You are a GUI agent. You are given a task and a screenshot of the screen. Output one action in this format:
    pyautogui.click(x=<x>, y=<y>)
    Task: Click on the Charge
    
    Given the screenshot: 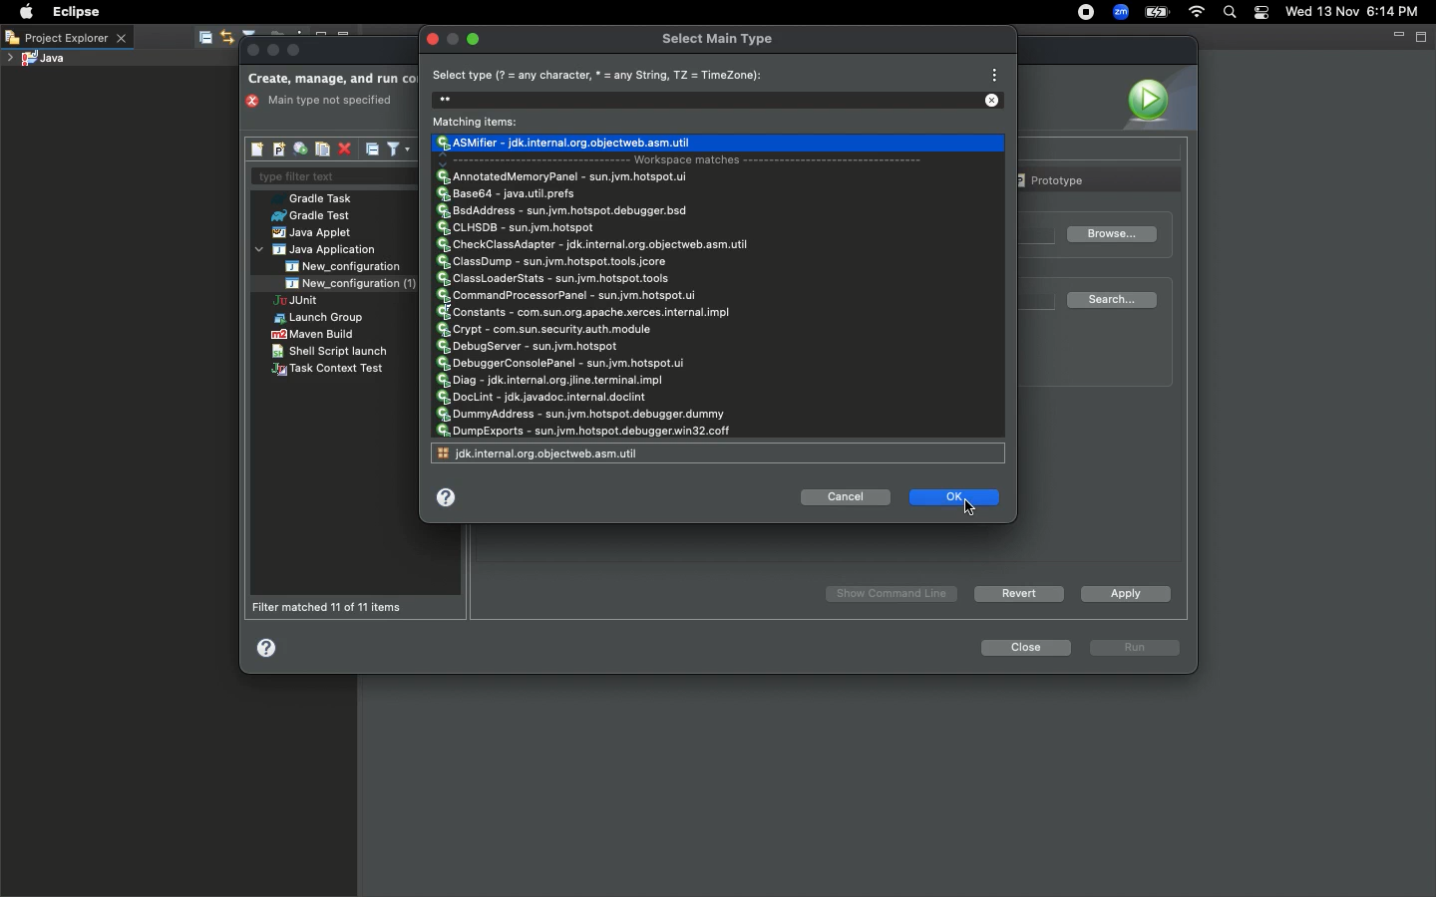 What is the action you would take?
    pyautogui.click(x=1157, y=14)
    